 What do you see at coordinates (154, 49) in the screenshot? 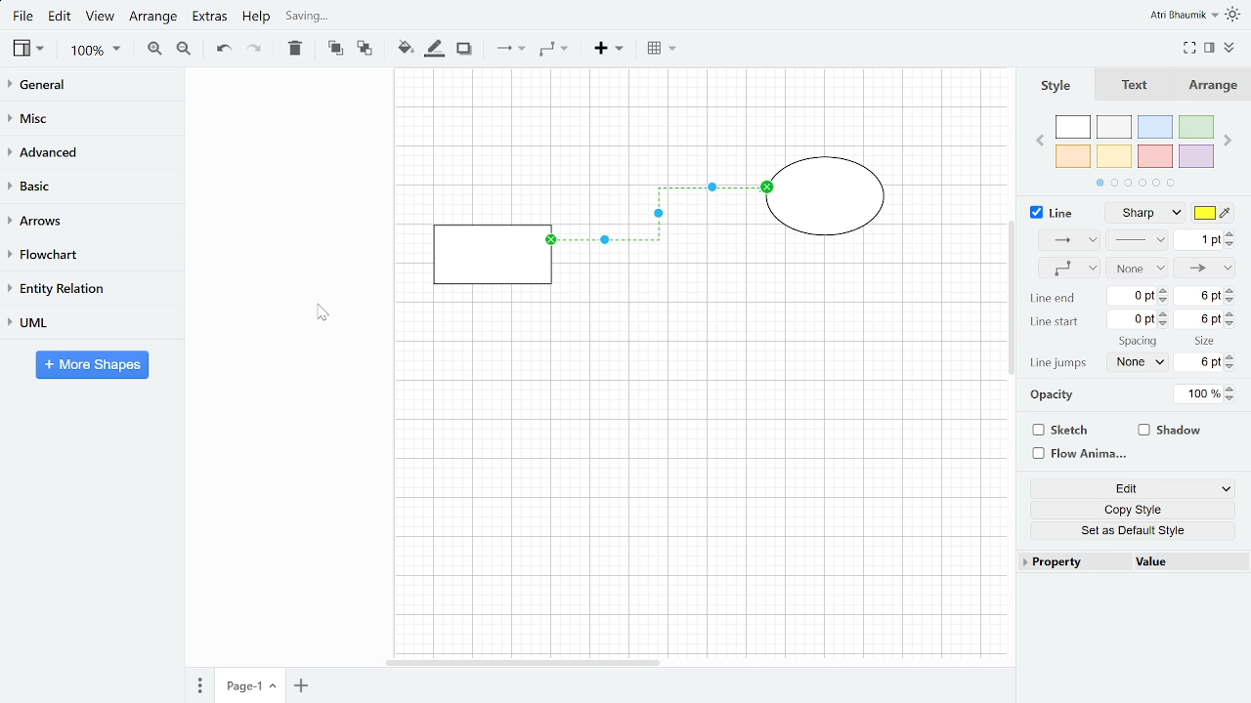
I see `Zoom in` at bounding box center [154, 49].